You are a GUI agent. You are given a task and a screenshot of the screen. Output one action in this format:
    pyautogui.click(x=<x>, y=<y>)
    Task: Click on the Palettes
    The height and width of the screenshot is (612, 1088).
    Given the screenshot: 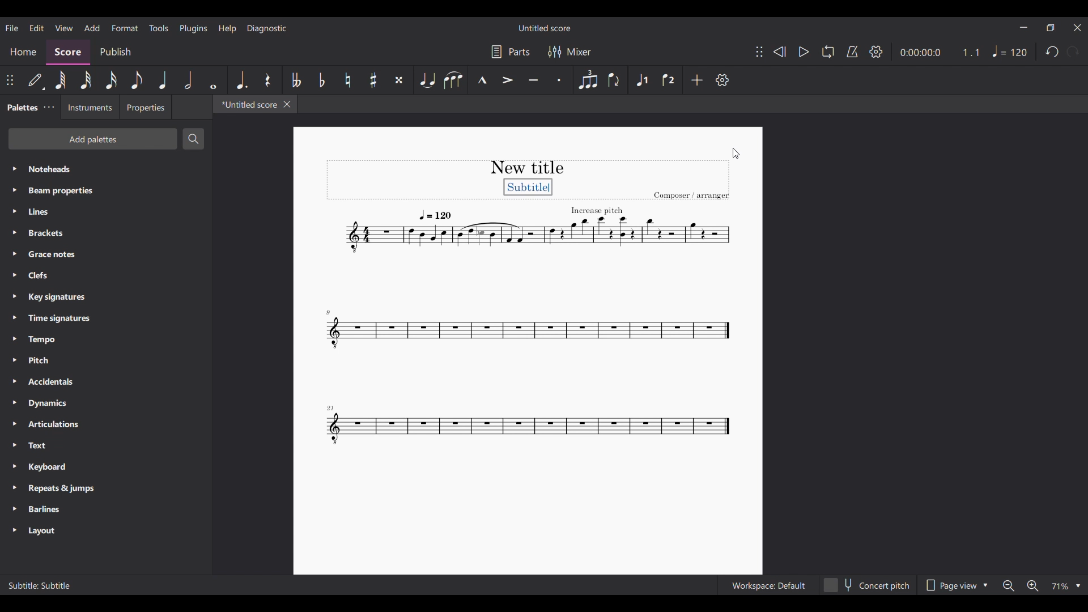 What is the action you would take?
    pyautogui.click(x=20, y=108)
    